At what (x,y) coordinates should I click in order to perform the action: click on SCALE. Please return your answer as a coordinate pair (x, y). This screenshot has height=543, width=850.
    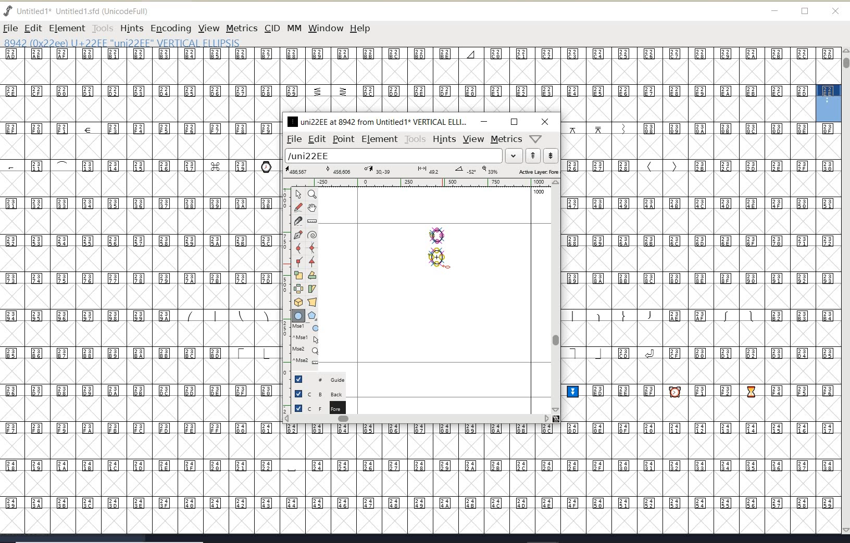
    Looking at the image, I should click on (285, 295).